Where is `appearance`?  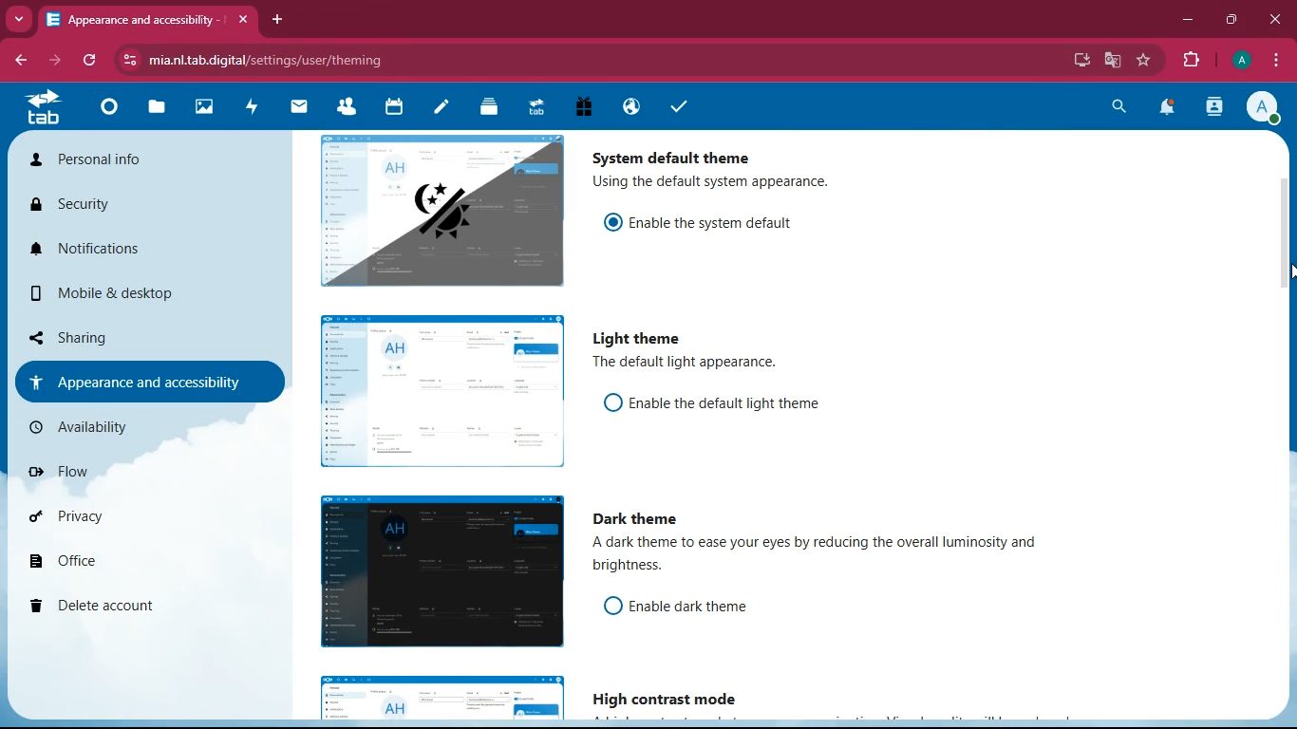
appearance is located at coordinates (141, 382).